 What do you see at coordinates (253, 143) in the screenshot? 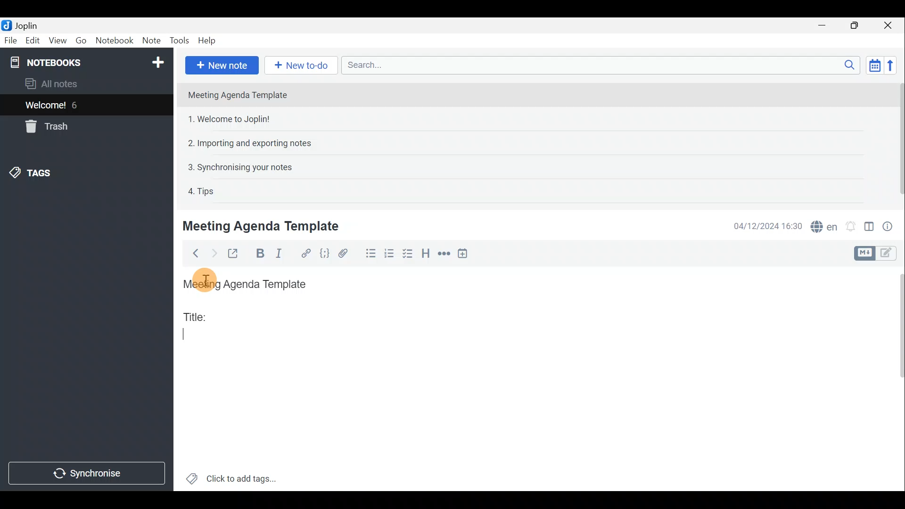
I see `2. Importing and exporting notes` at bounding box center [253, 143].